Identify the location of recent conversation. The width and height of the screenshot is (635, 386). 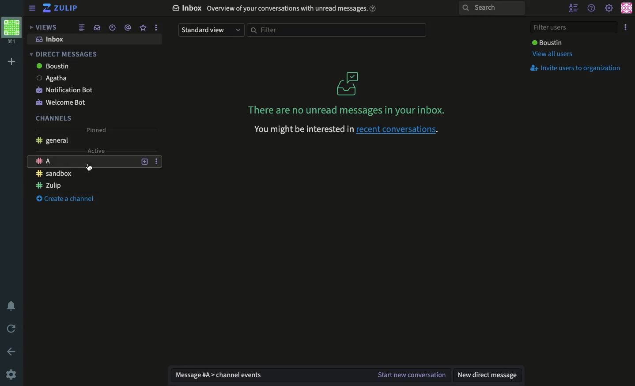
(397, 129).